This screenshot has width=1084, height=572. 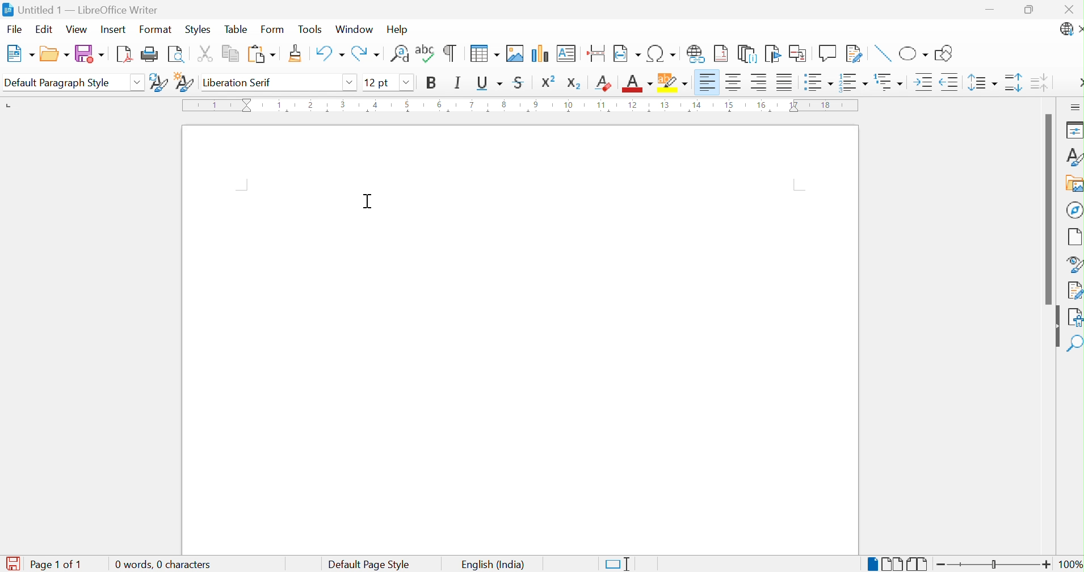 What do you see at coordinates (378, 81) in the screenshot?
I see `12 pt` at bounding box center [378, 81].